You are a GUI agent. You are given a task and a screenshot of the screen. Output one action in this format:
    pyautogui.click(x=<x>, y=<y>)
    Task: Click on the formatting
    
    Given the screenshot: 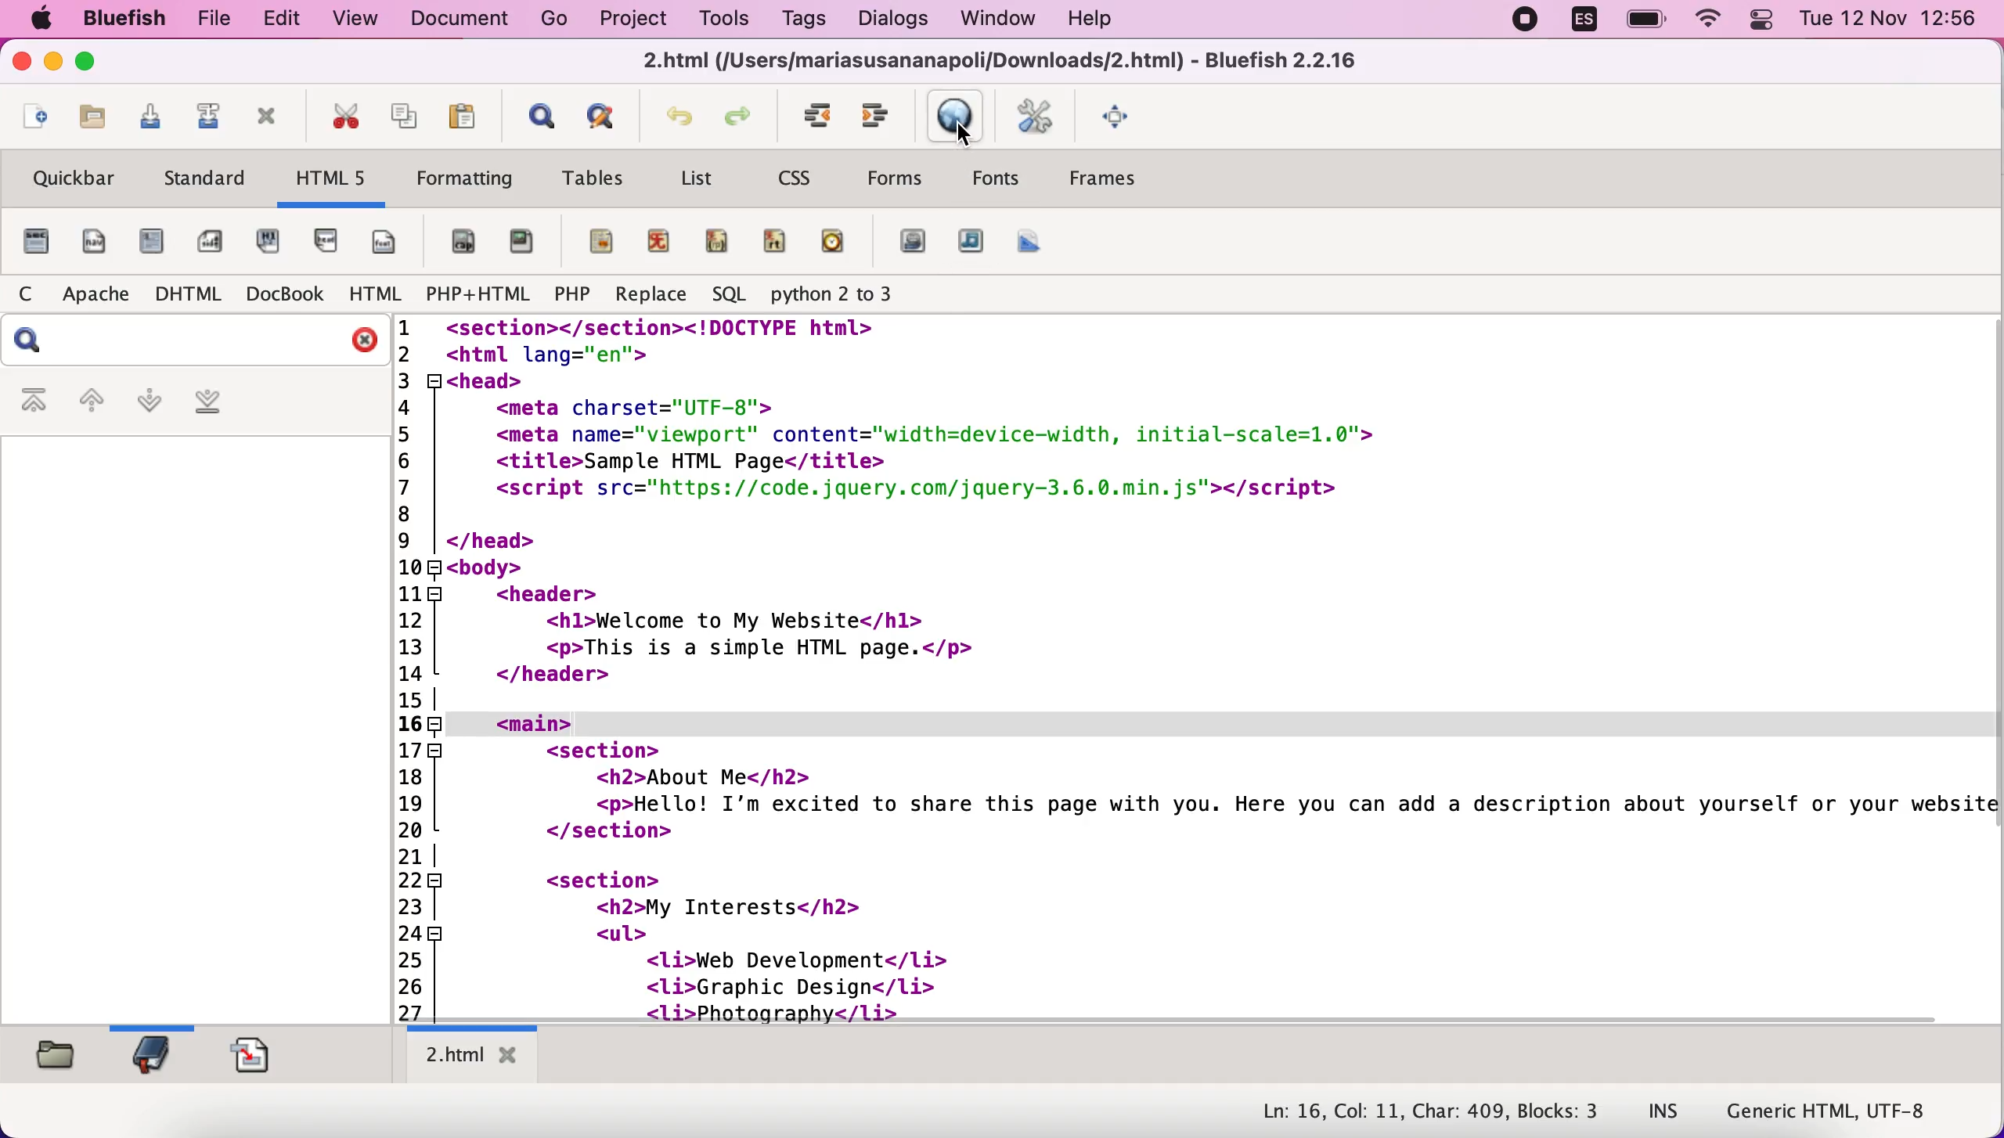 What is the action you would take?
    pyautogui.click(x=463, y=180)
    